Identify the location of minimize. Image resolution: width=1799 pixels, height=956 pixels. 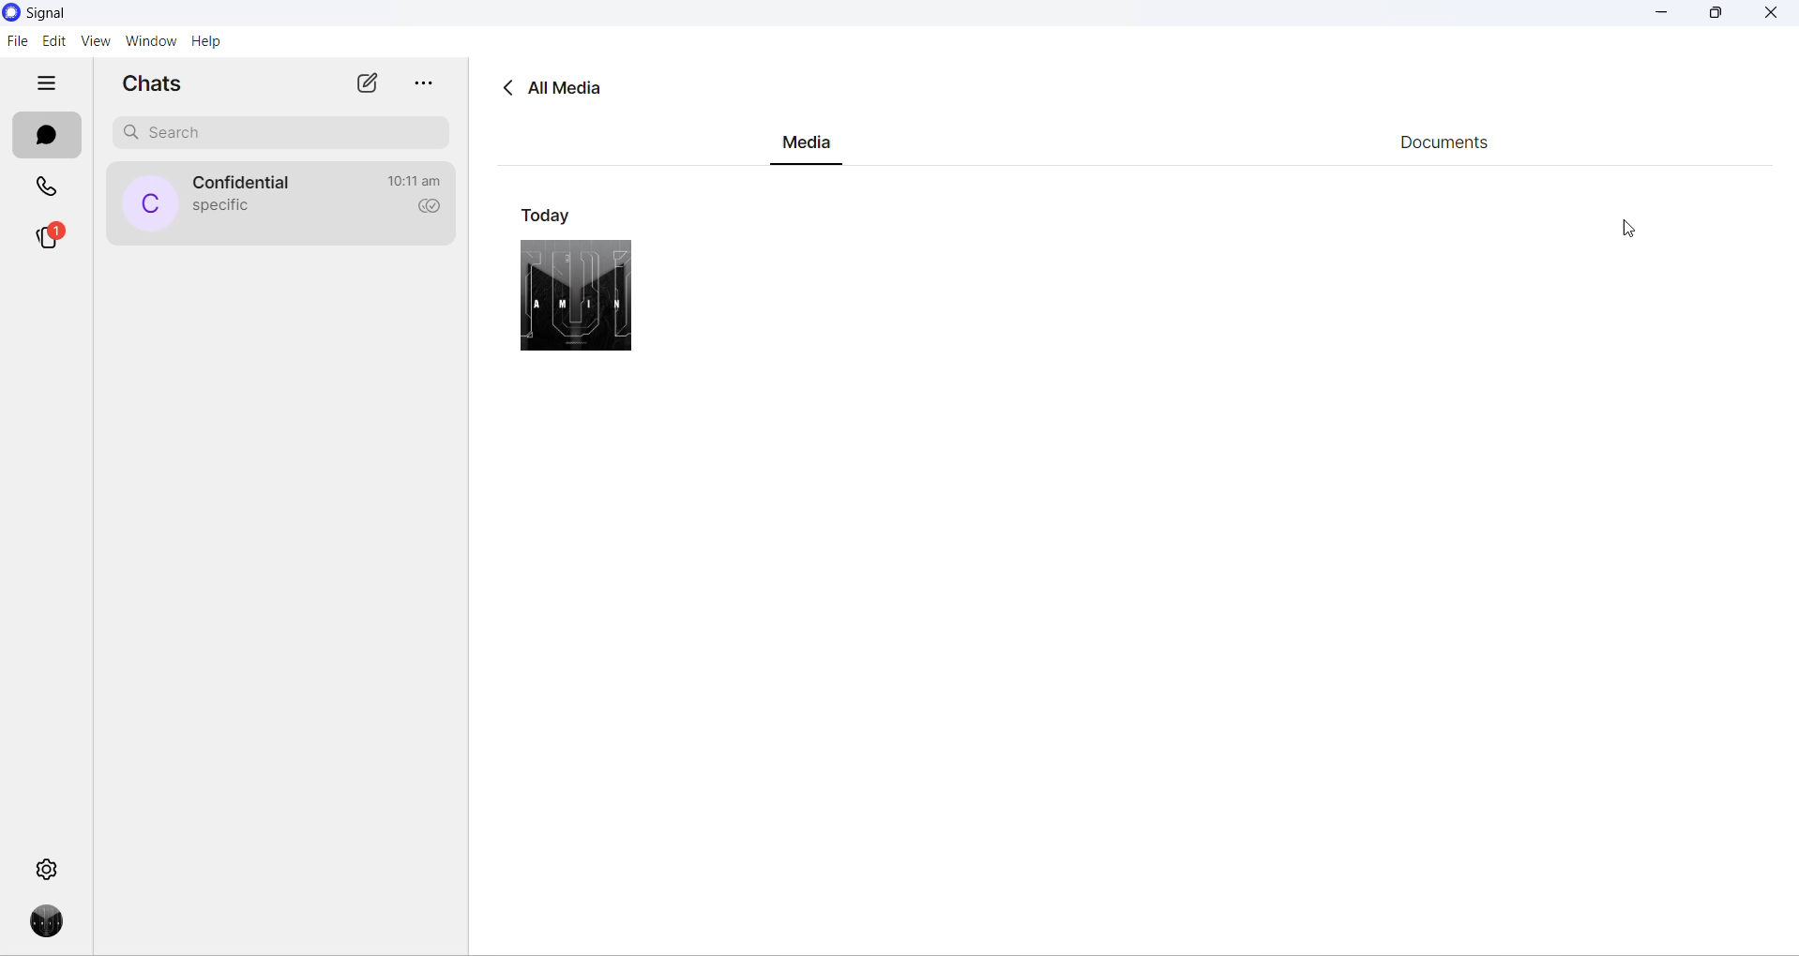
(1662, 16).